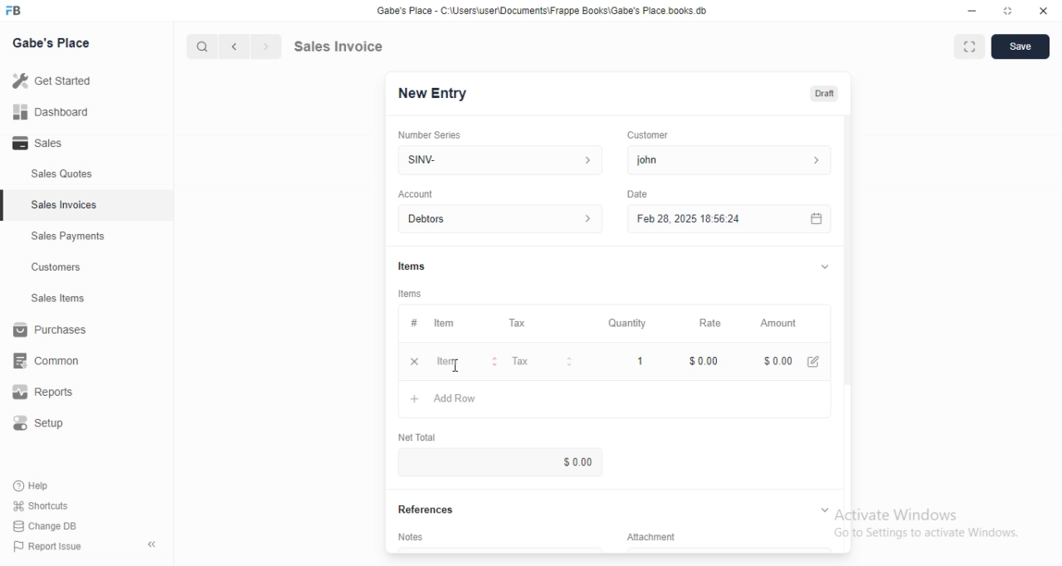 This screenshot has height=566, width=1062. I want to click on tems, so click(412, 294).